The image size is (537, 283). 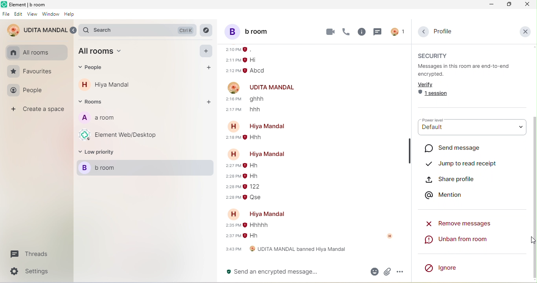 I want to click on window, so click(x=51, y=15).